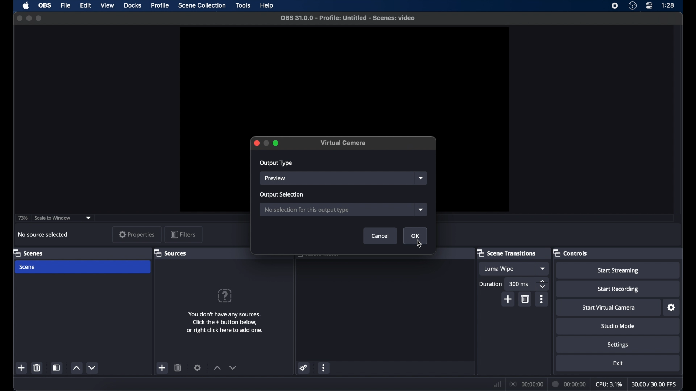 The image size is (696, 391). I want to click on controls, so click(571, 253).